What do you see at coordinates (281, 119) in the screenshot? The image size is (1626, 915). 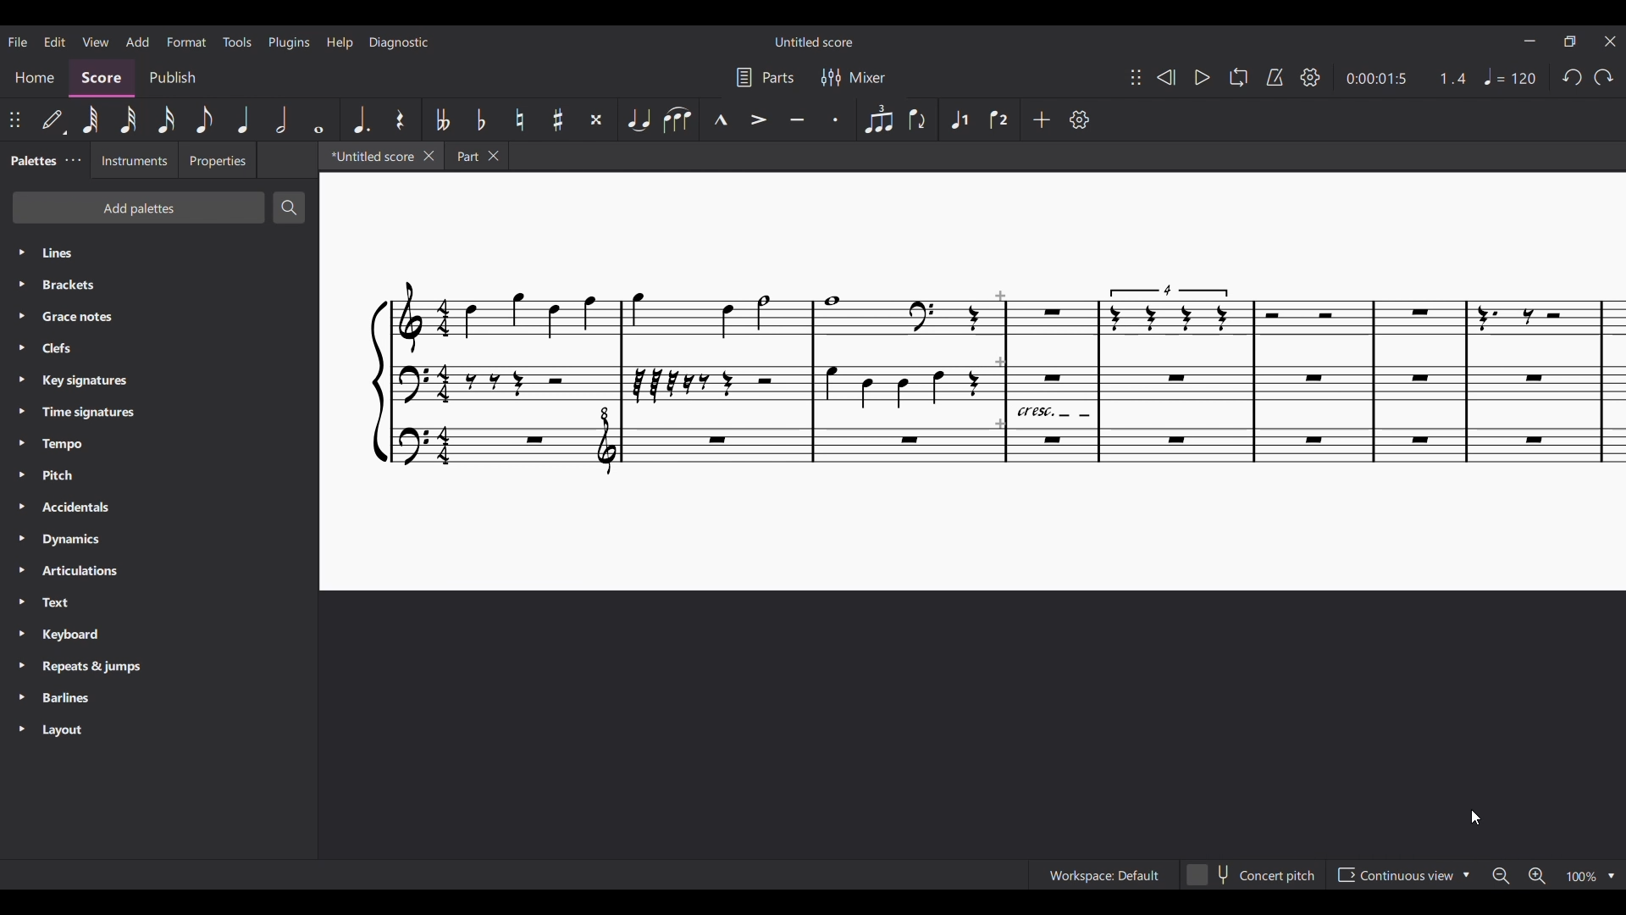 I see `Half note` at bounding box center [281, 119].